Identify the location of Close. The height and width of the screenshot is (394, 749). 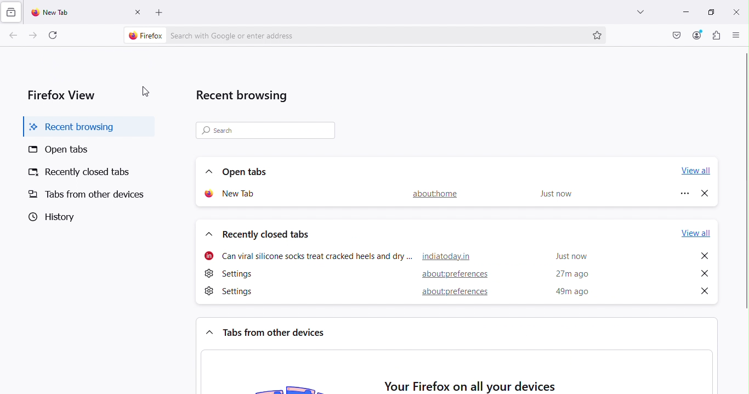
(707, 256).